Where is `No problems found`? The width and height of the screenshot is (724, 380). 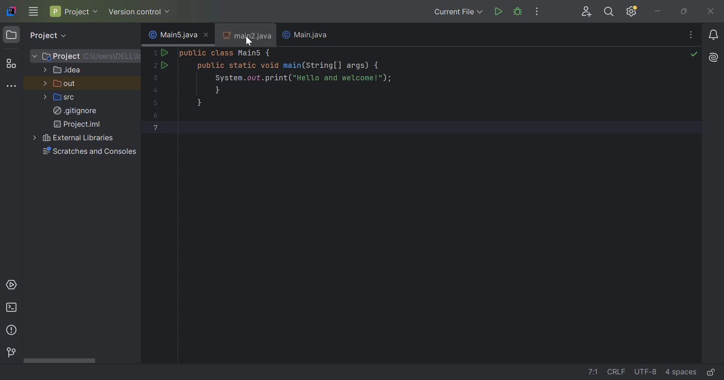
No problems found is located at coordinates (694, 54).